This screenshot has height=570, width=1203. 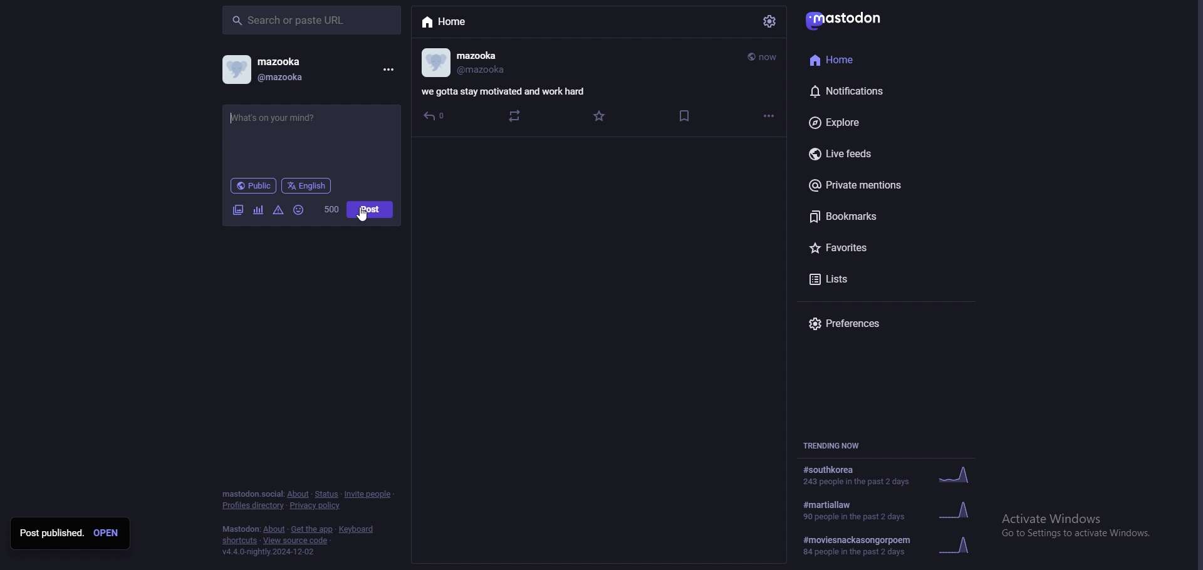 What do you see at coordinates (506, 91) in the screenshot?
I see `motivational status` at bounding box center [506, 91].